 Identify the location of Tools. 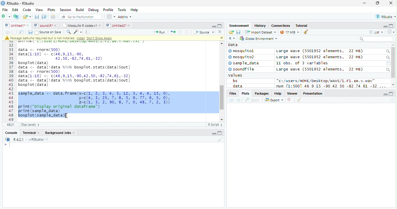
(122, 10).